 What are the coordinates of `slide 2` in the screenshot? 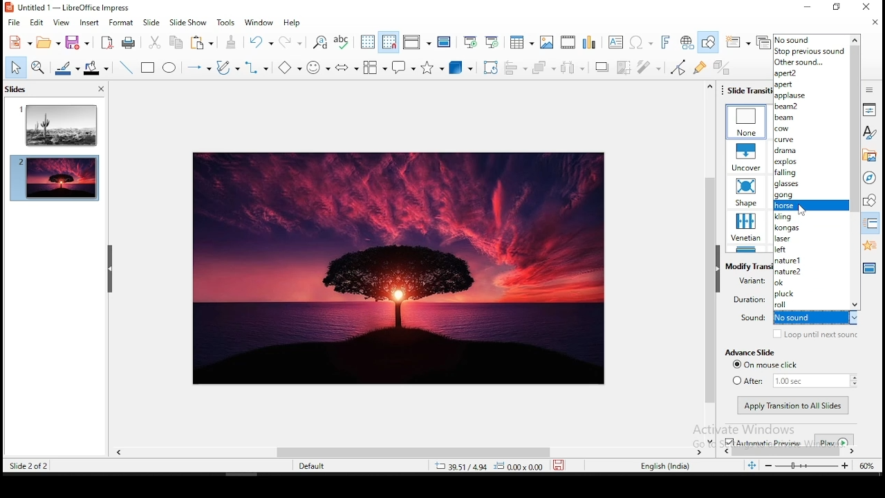 It's located at (54, 181).